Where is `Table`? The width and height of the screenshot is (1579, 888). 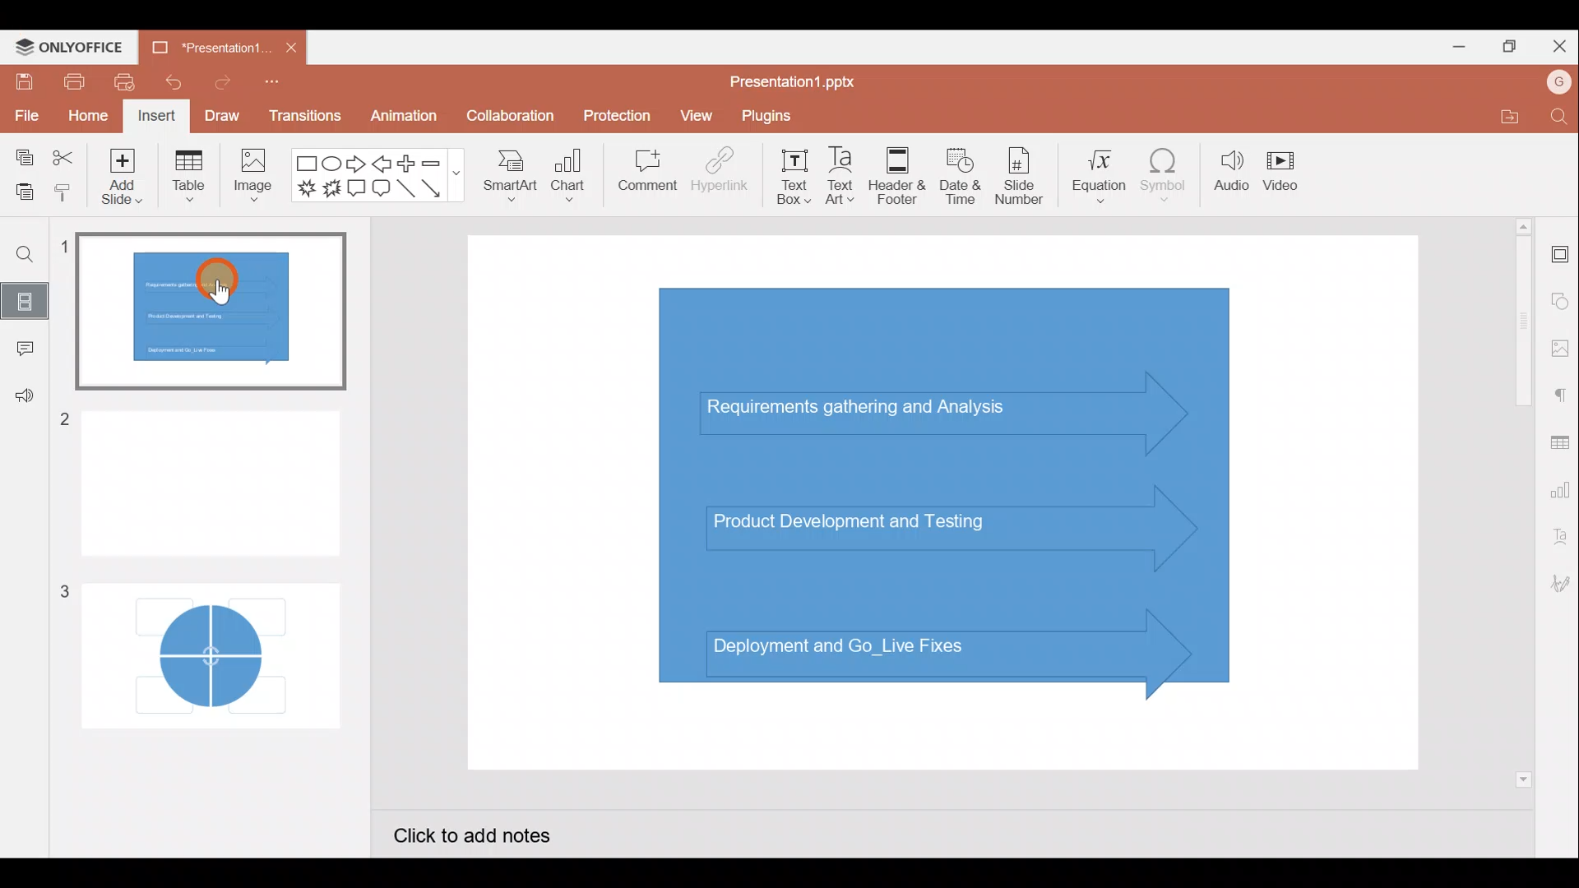
Table is located at coordinates (188, 179).